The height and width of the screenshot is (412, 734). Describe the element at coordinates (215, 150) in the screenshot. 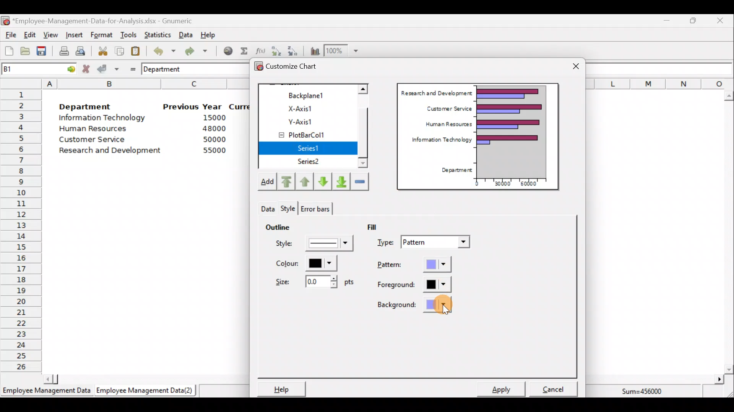

I see `55000` at that location.